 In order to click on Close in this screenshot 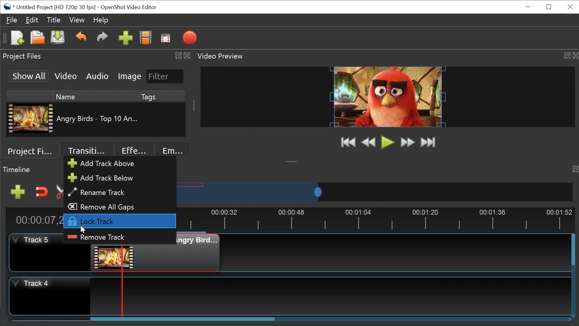, I will do `click(571, 7)`.